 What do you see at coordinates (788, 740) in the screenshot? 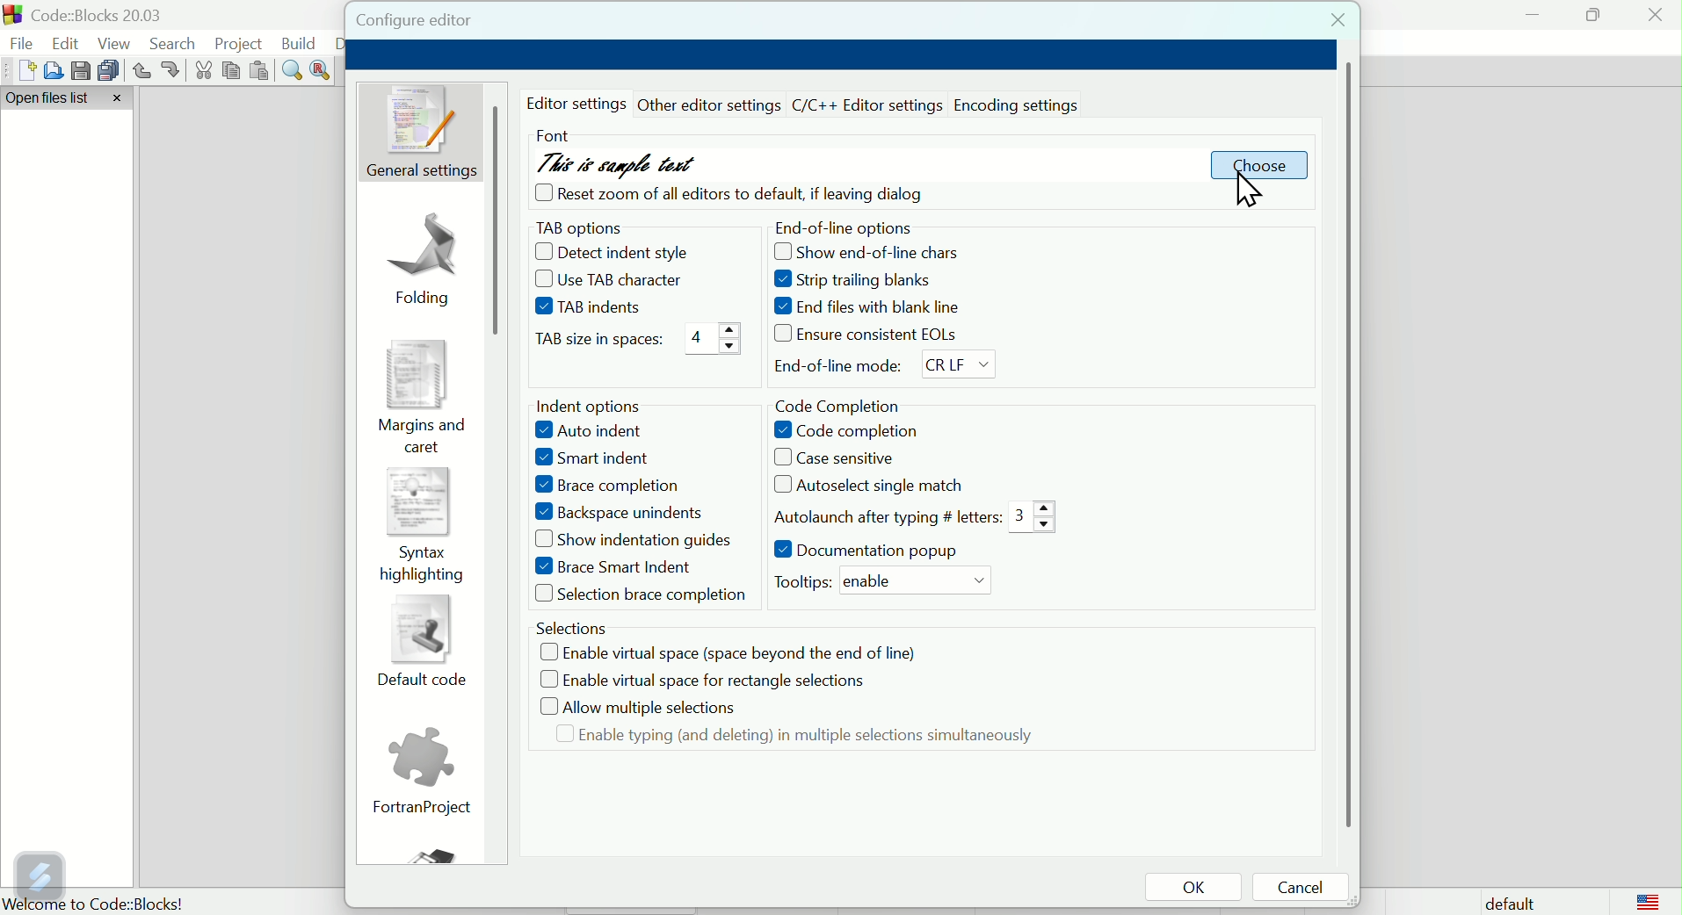
I see `Enable typing and deleting in multiple selection simultaneously` at bounding box center [788, 740].